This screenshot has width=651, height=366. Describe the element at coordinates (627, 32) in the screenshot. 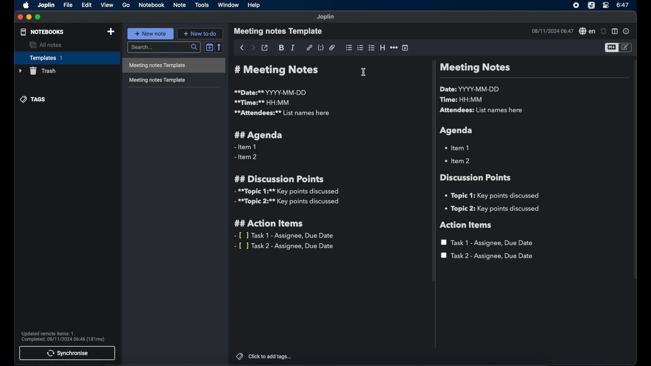

I see `note properties` at that location.